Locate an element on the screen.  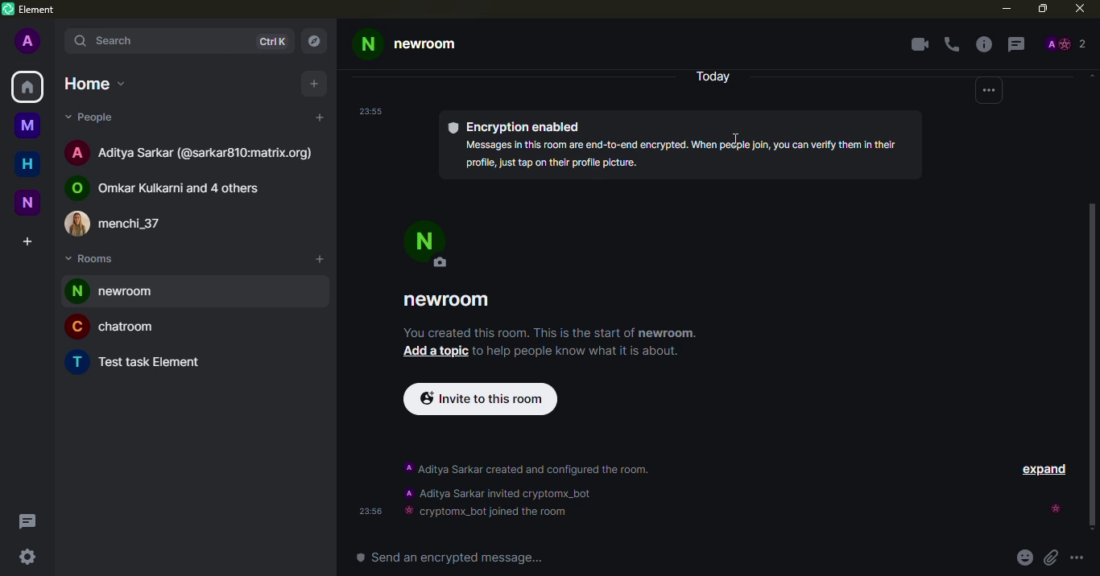
encryption enabled is located at coordinates (520, 126).